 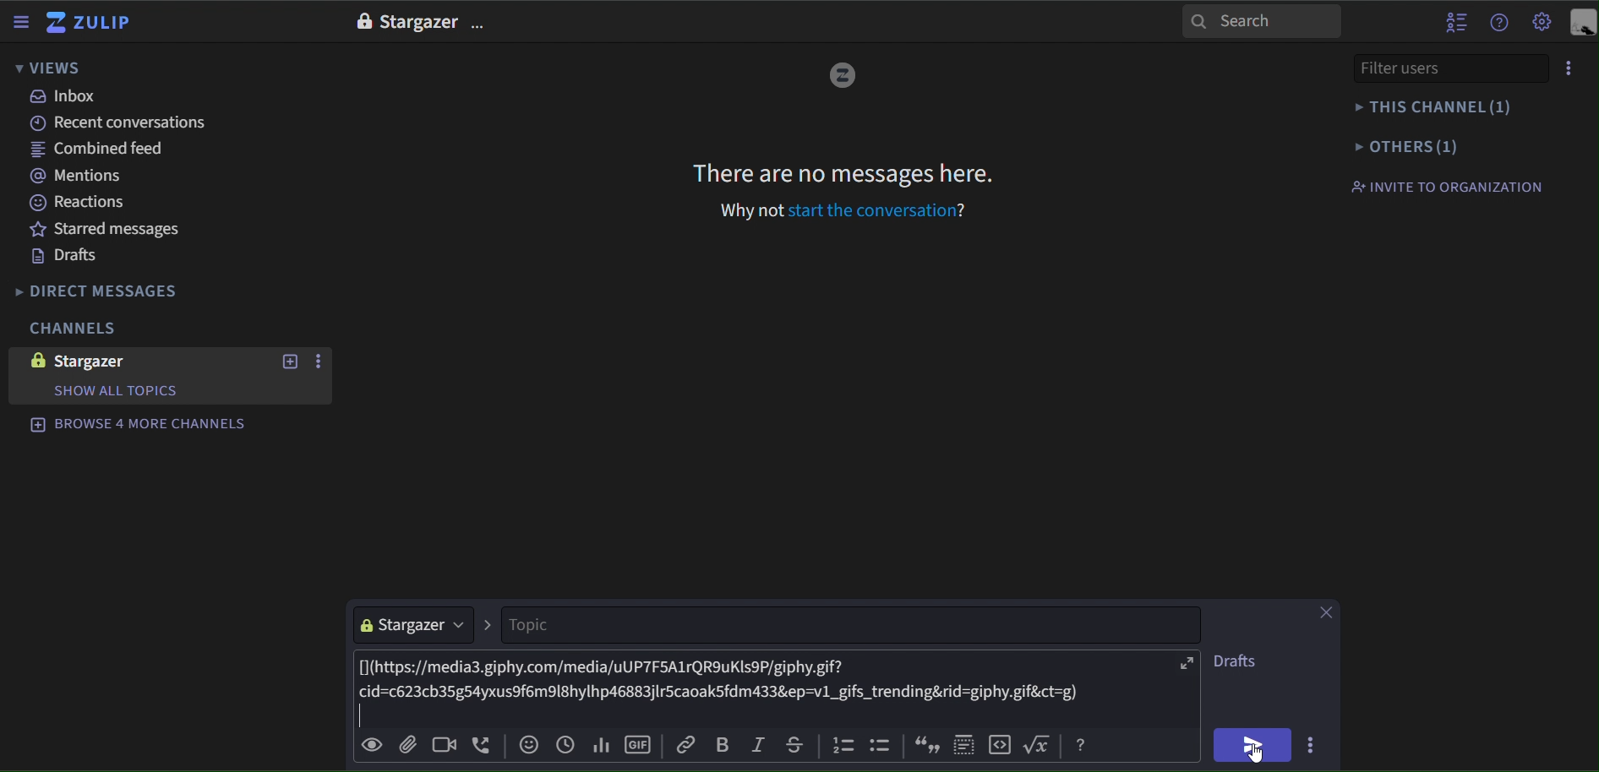 What do you see at coordinates (967, 209) in the screenshot?
I see `question mark` at bounding box center [967, 209].